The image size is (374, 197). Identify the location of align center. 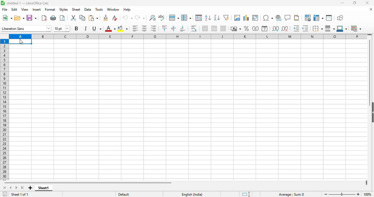
(144, 29).